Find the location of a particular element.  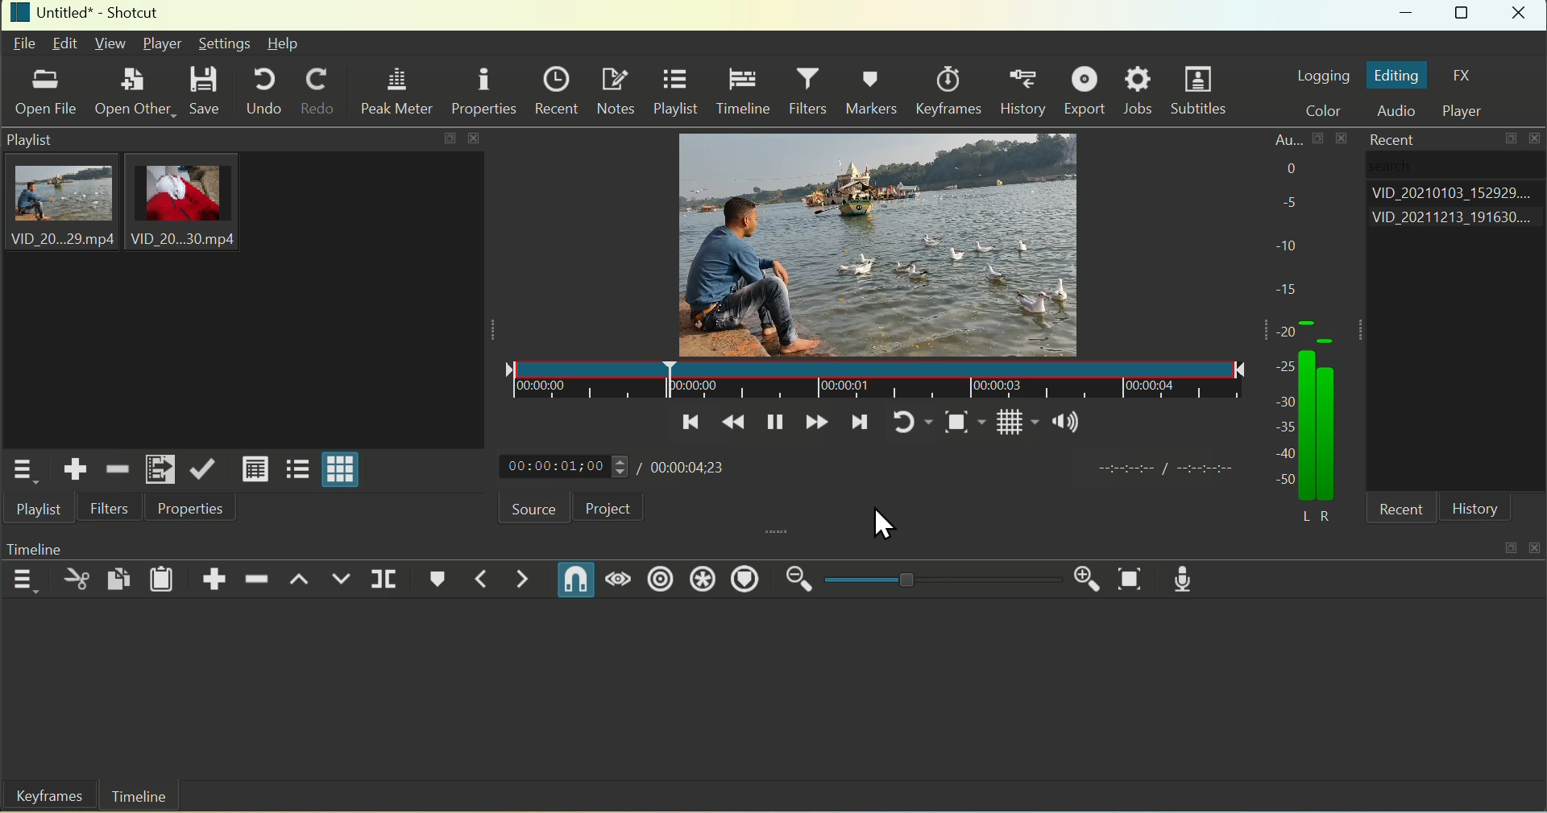

Keyframes is located at coordinates (44, 798).